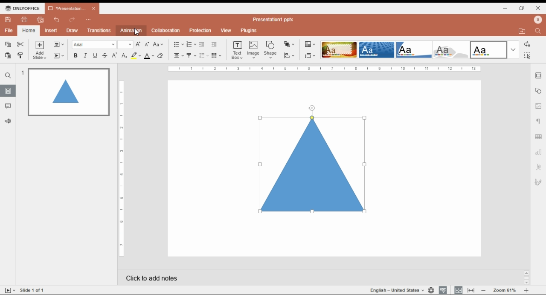 The image size is (546, 295). What do you see at coordinates (236, 49) in the screenshot?
I see `text box` at bounding box center [236, 49].